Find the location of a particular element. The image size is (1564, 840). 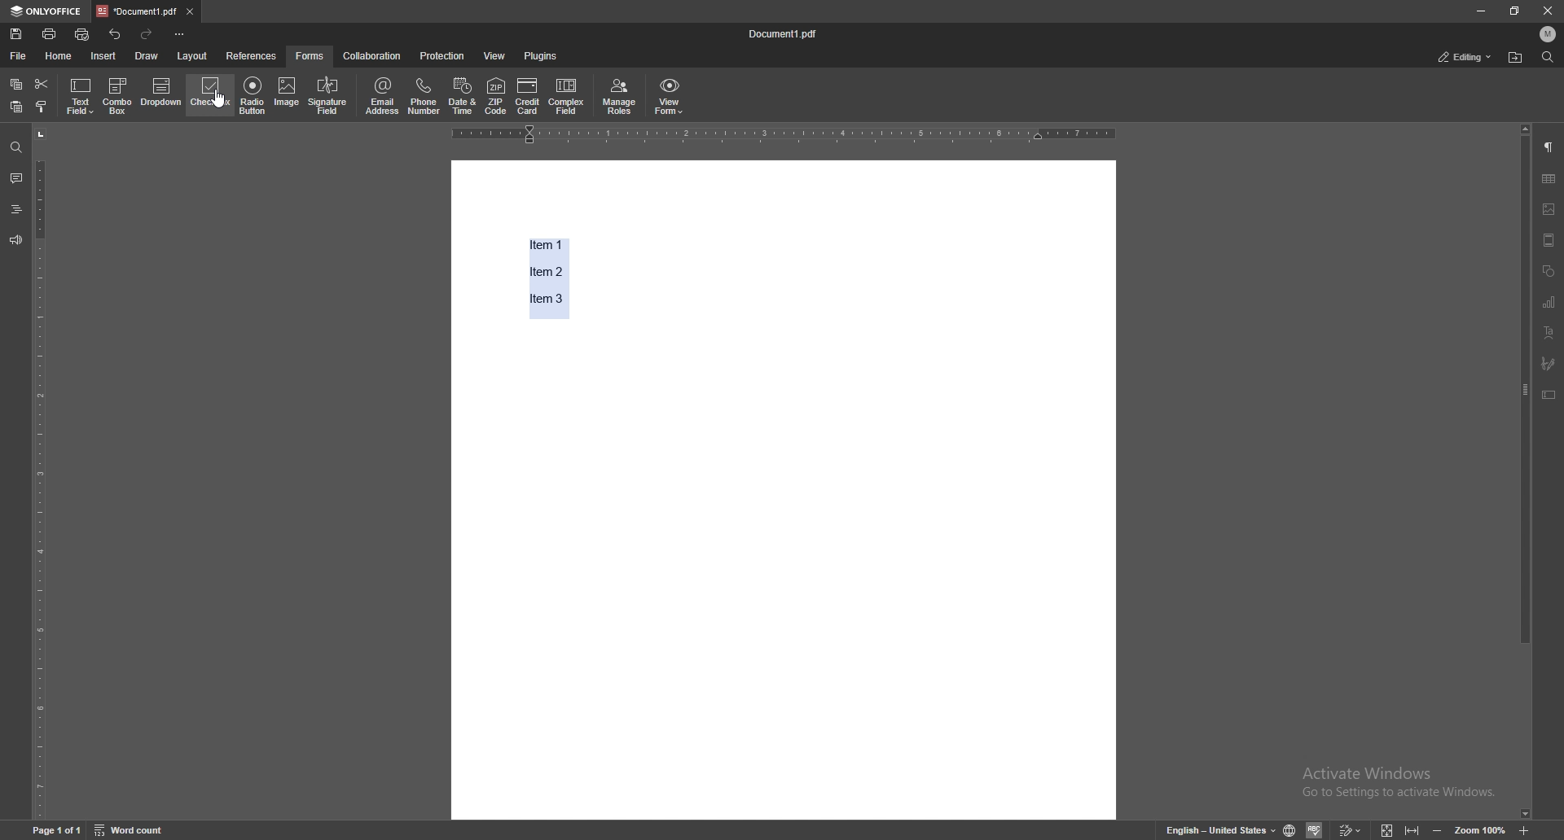

cut is located at coordinates (42, 85).